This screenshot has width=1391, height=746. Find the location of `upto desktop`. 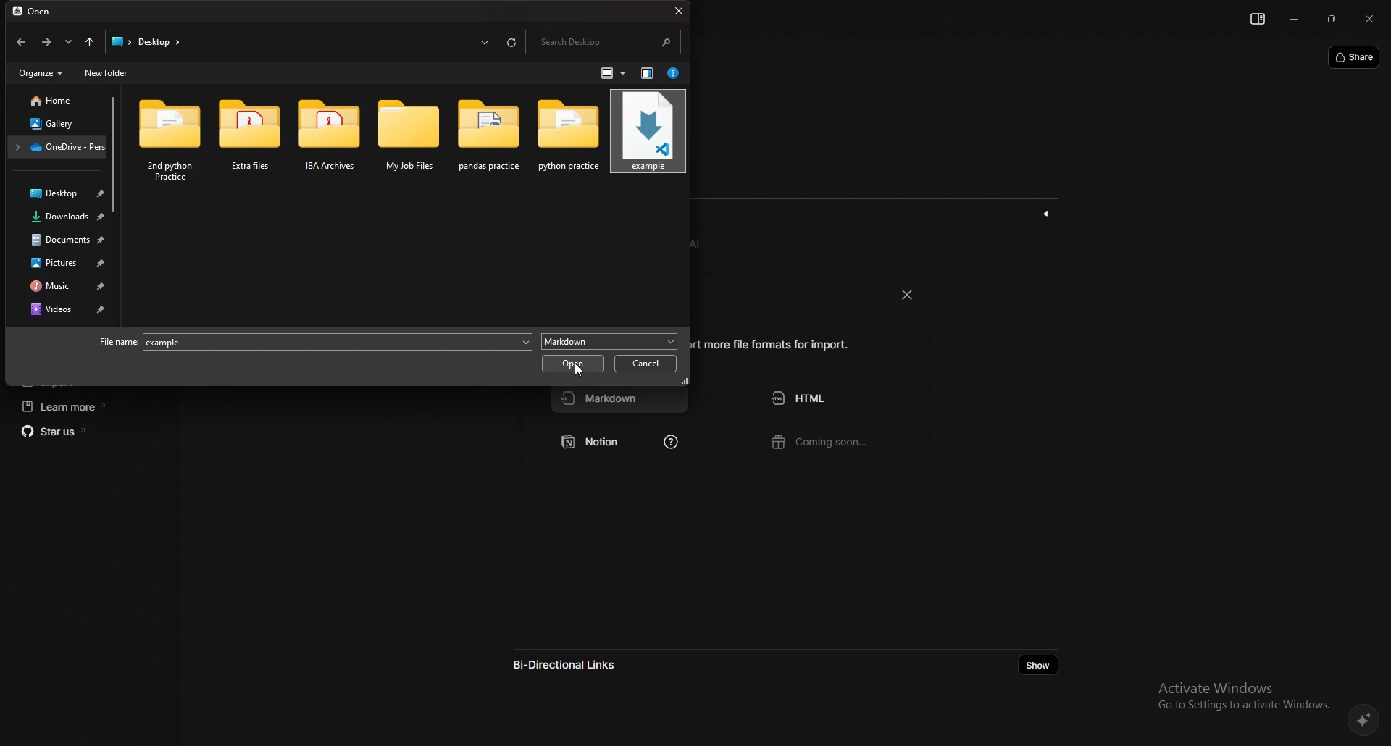

upto desktop is located at coordinates (89, 43).